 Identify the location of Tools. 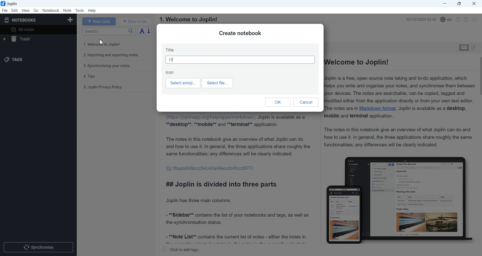
(80, 11).